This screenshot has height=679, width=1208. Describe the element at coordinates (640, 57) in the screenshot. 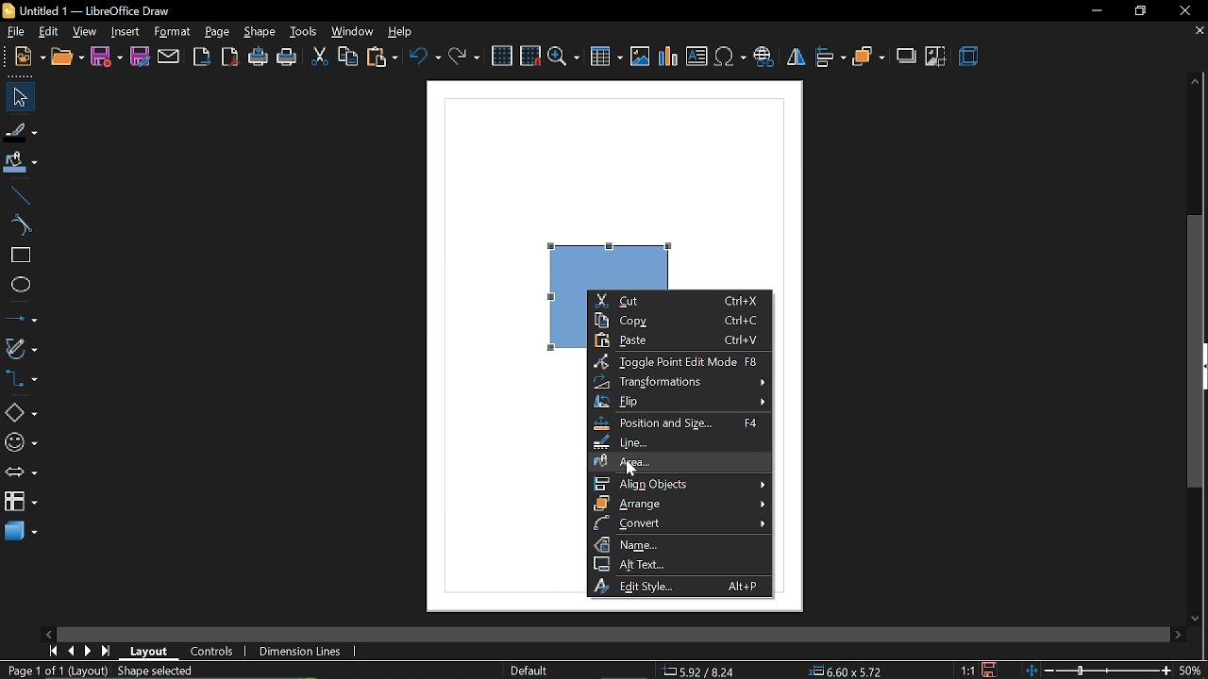

I see `Insert image` at that location.